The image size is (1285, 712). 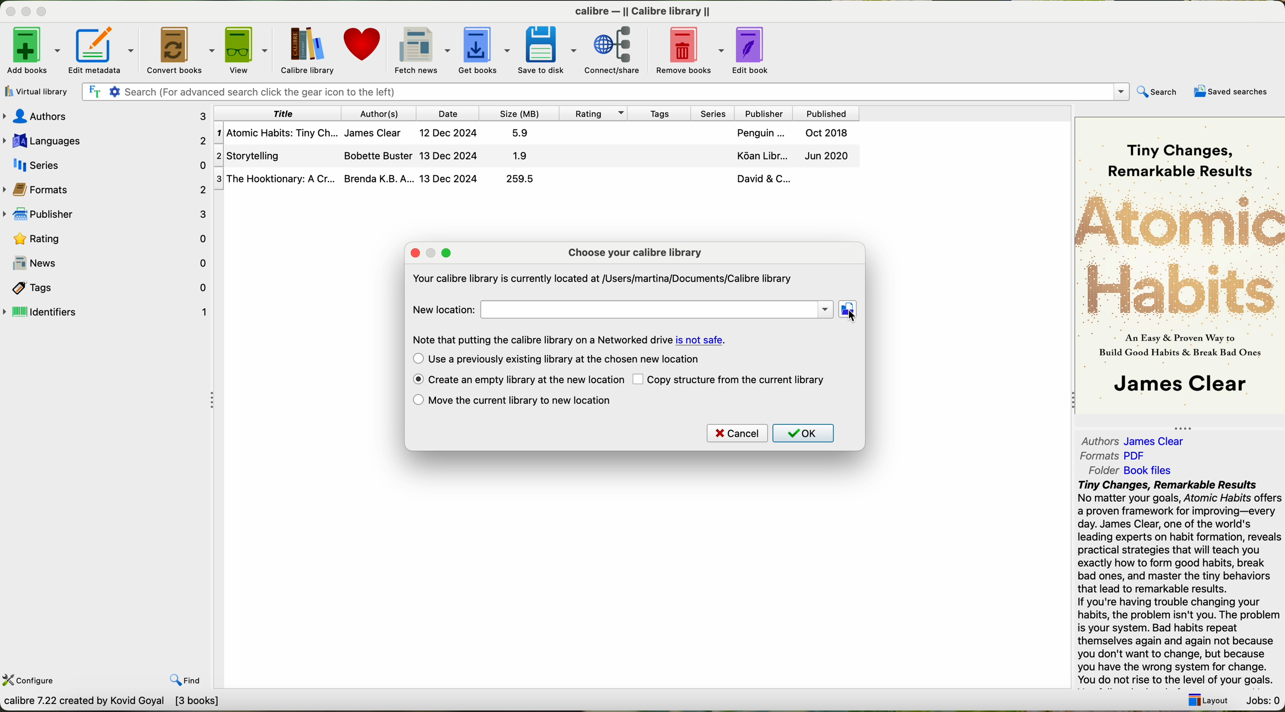 I want to click on | Fr ¢ Search (For advanced search click the gear icon to the left), so click(x=602, y=91).